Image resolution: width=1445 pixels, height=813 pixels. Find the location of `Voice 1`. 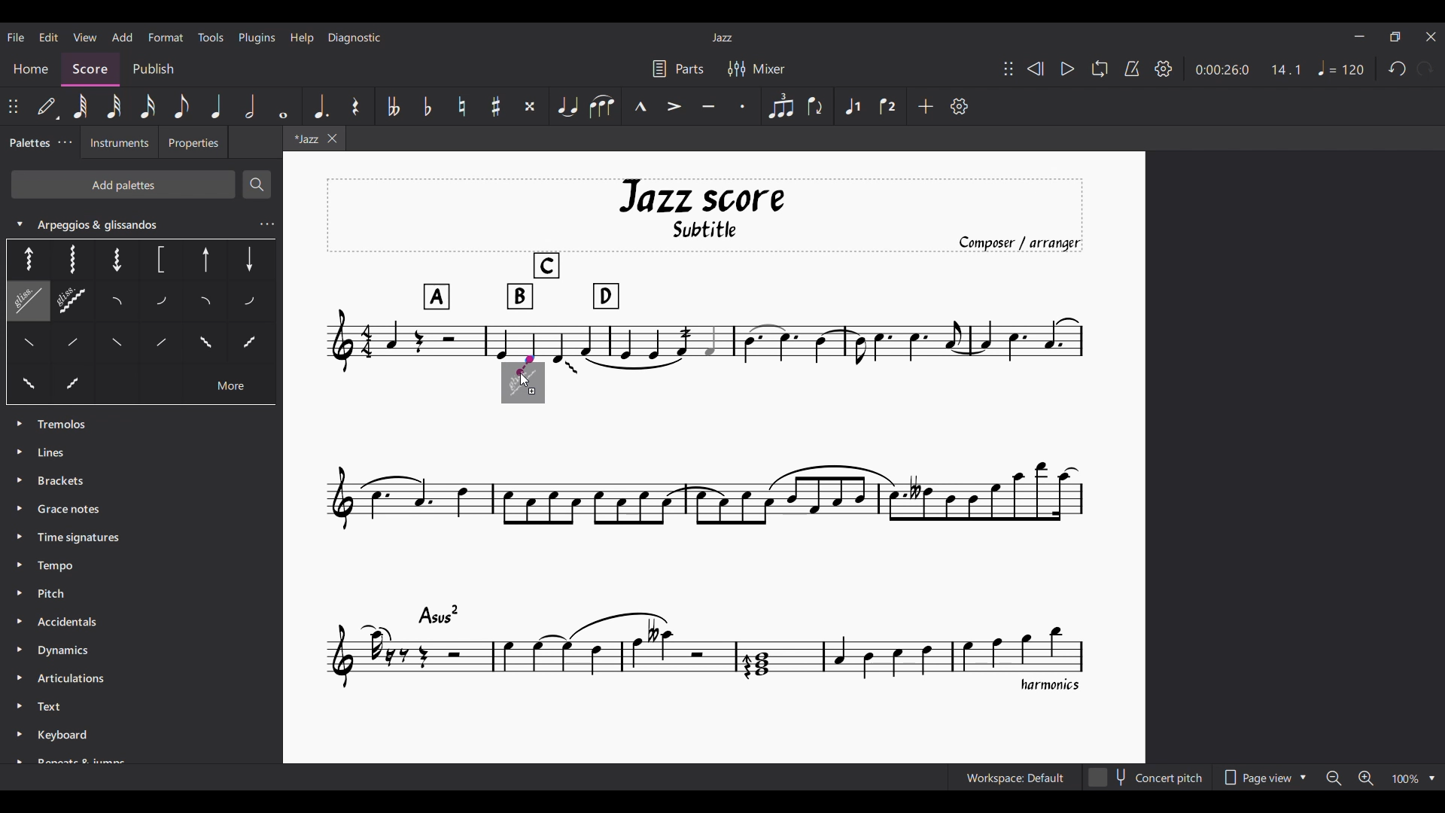

Voice 1 is located at coordinates (853, 105).